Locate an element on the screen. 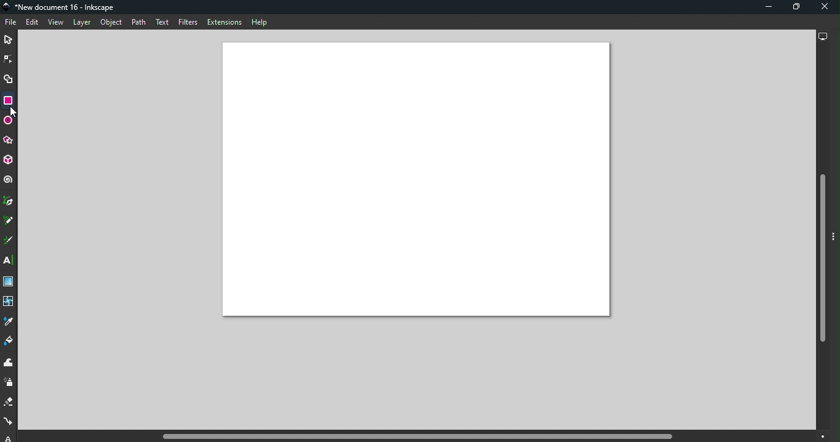  View is located at coordinates (55, 22).